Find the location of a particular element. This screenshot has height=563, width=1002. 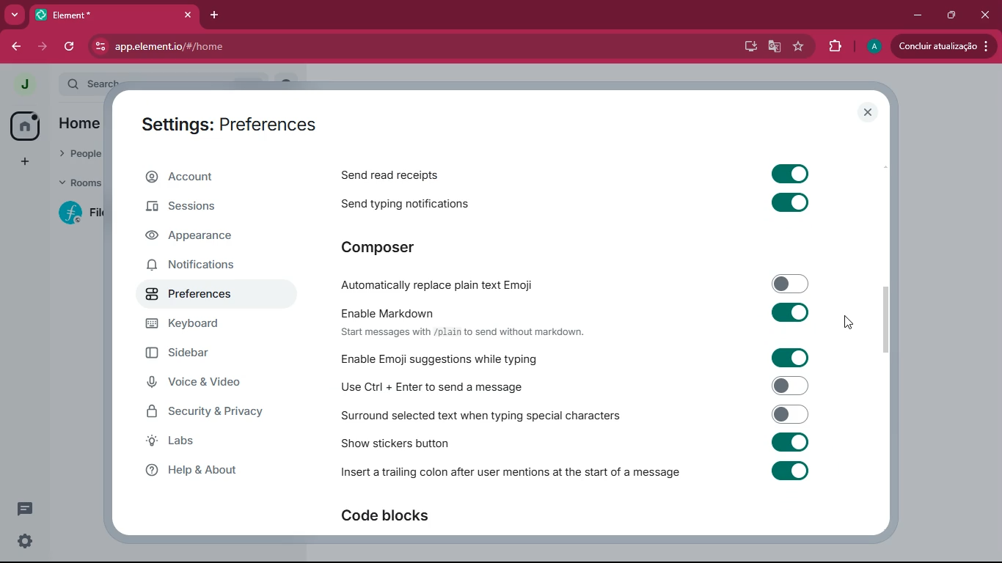

forward is located at coordinates (44, 45).